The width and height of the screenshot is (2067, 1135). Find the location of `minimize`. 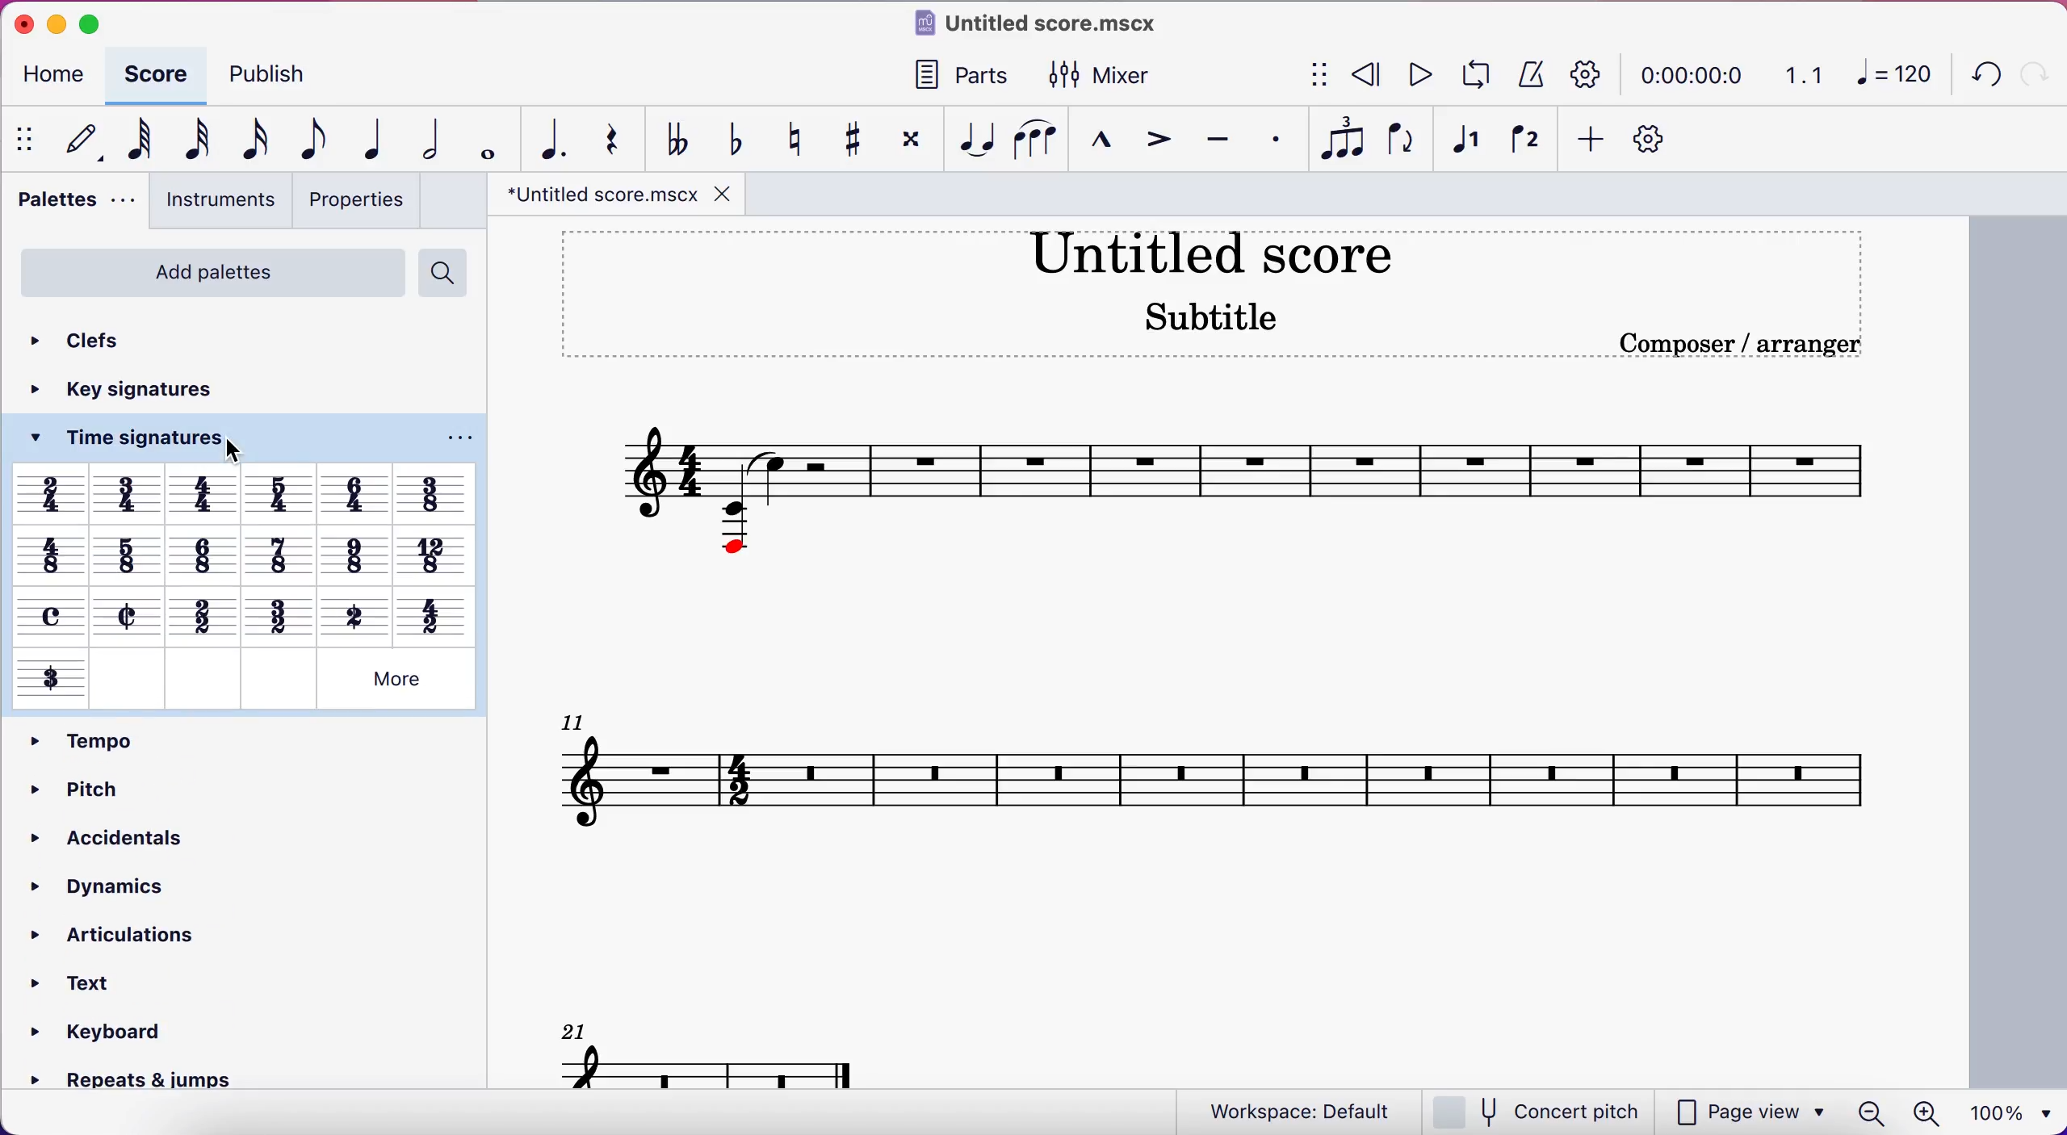

minimize is located at coordinates (56, 21).